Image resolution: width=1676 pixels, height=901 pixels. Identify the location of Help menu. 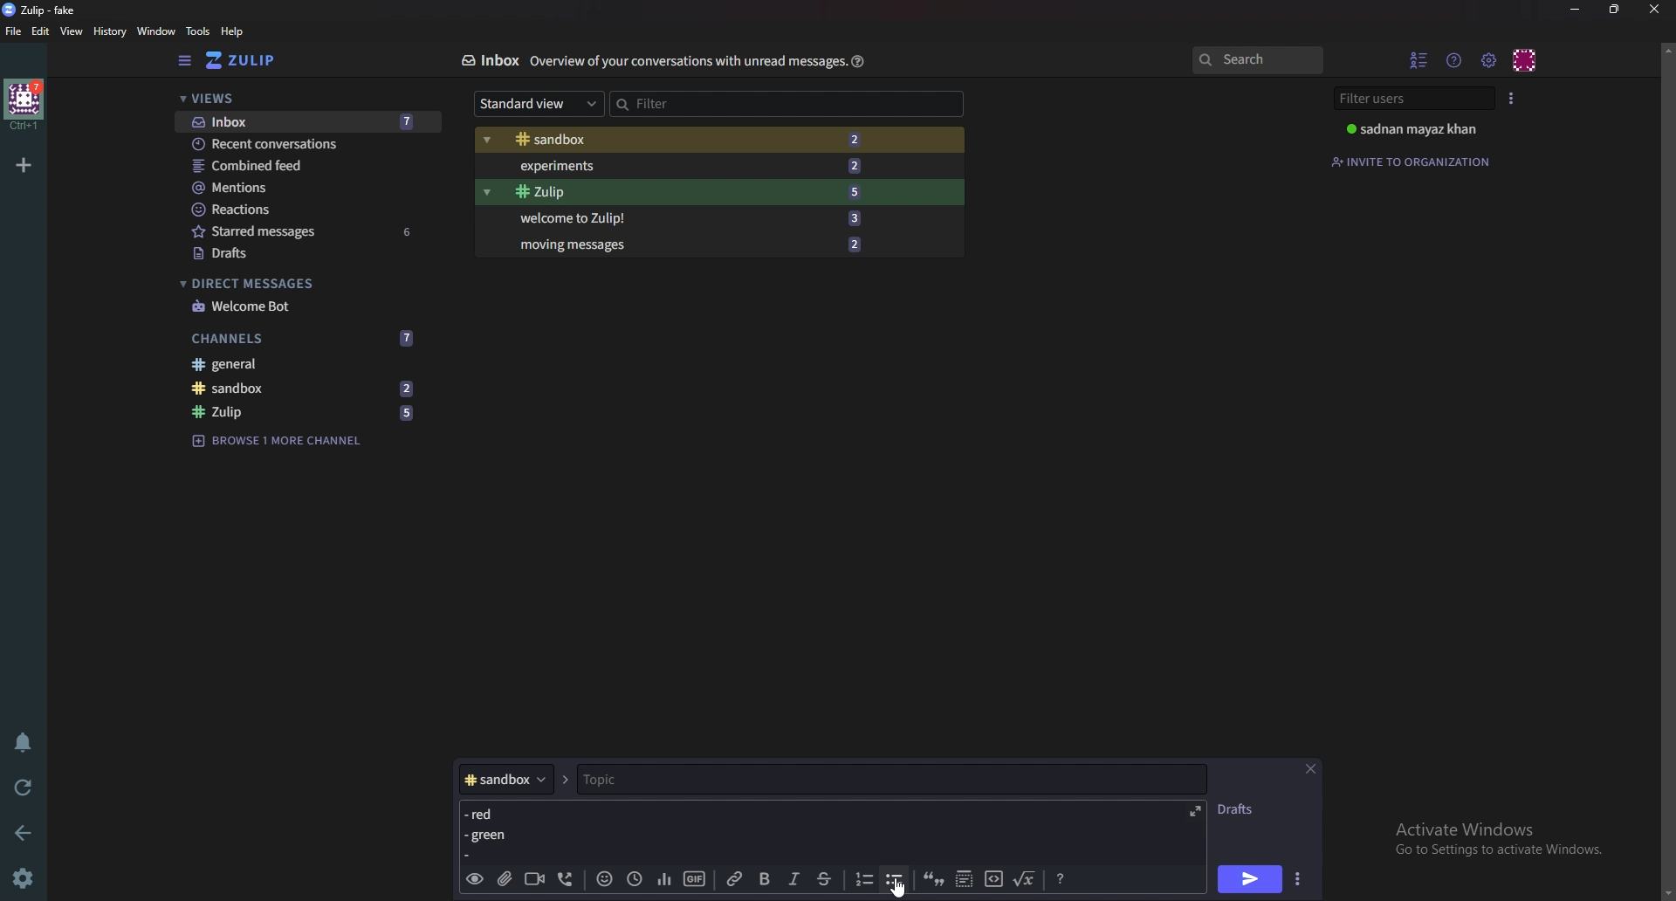
(1455, 59).